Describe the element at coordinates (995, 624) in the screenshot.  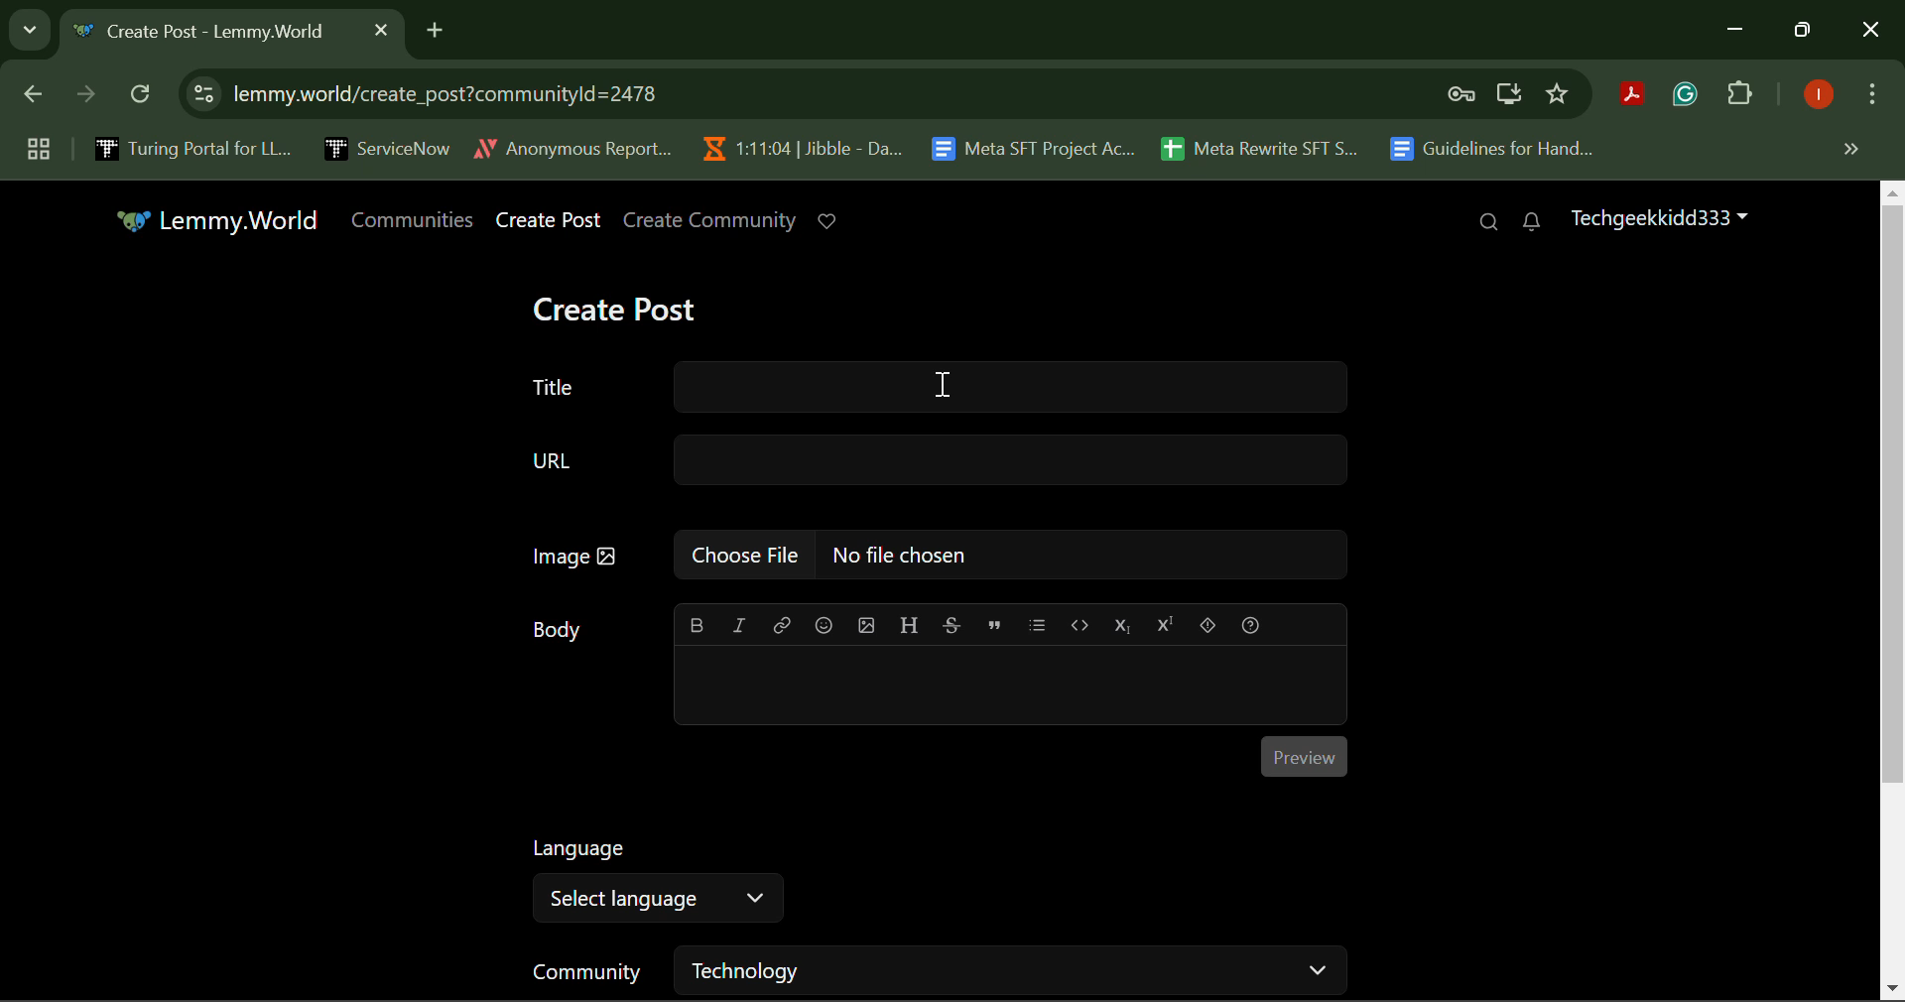
I see `quote` at that location.